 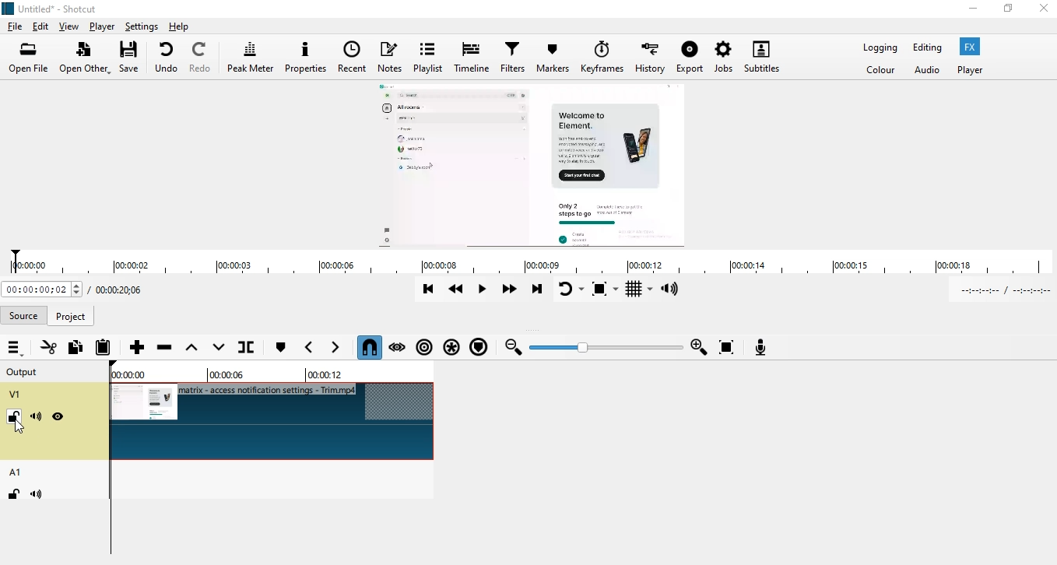 What do you see at coordinates (275, 420) in the screenshot?
I see `video track` at bounding box center [275, 420].